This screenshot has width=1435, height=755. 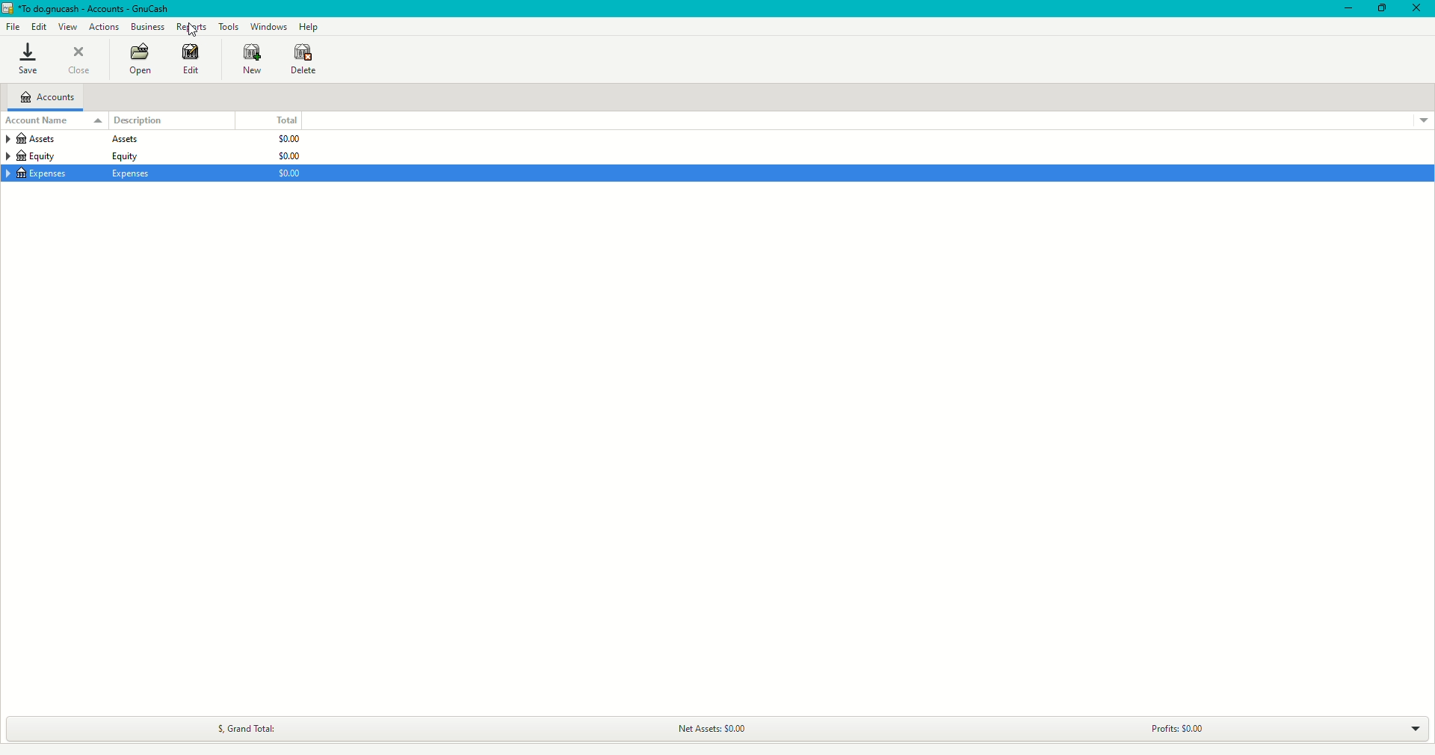 What do you see at coordinates (249, 727) in the screenshot?
I see `Grand Total` at bounding box center [249, 727].